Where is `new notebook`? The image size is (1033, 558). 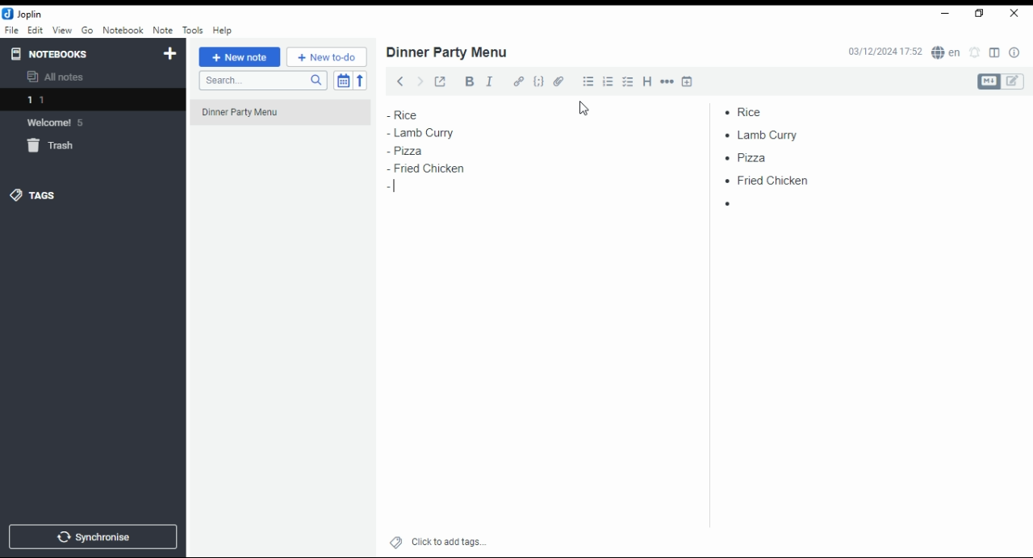
new notebook is located at coordinates (170, 54).